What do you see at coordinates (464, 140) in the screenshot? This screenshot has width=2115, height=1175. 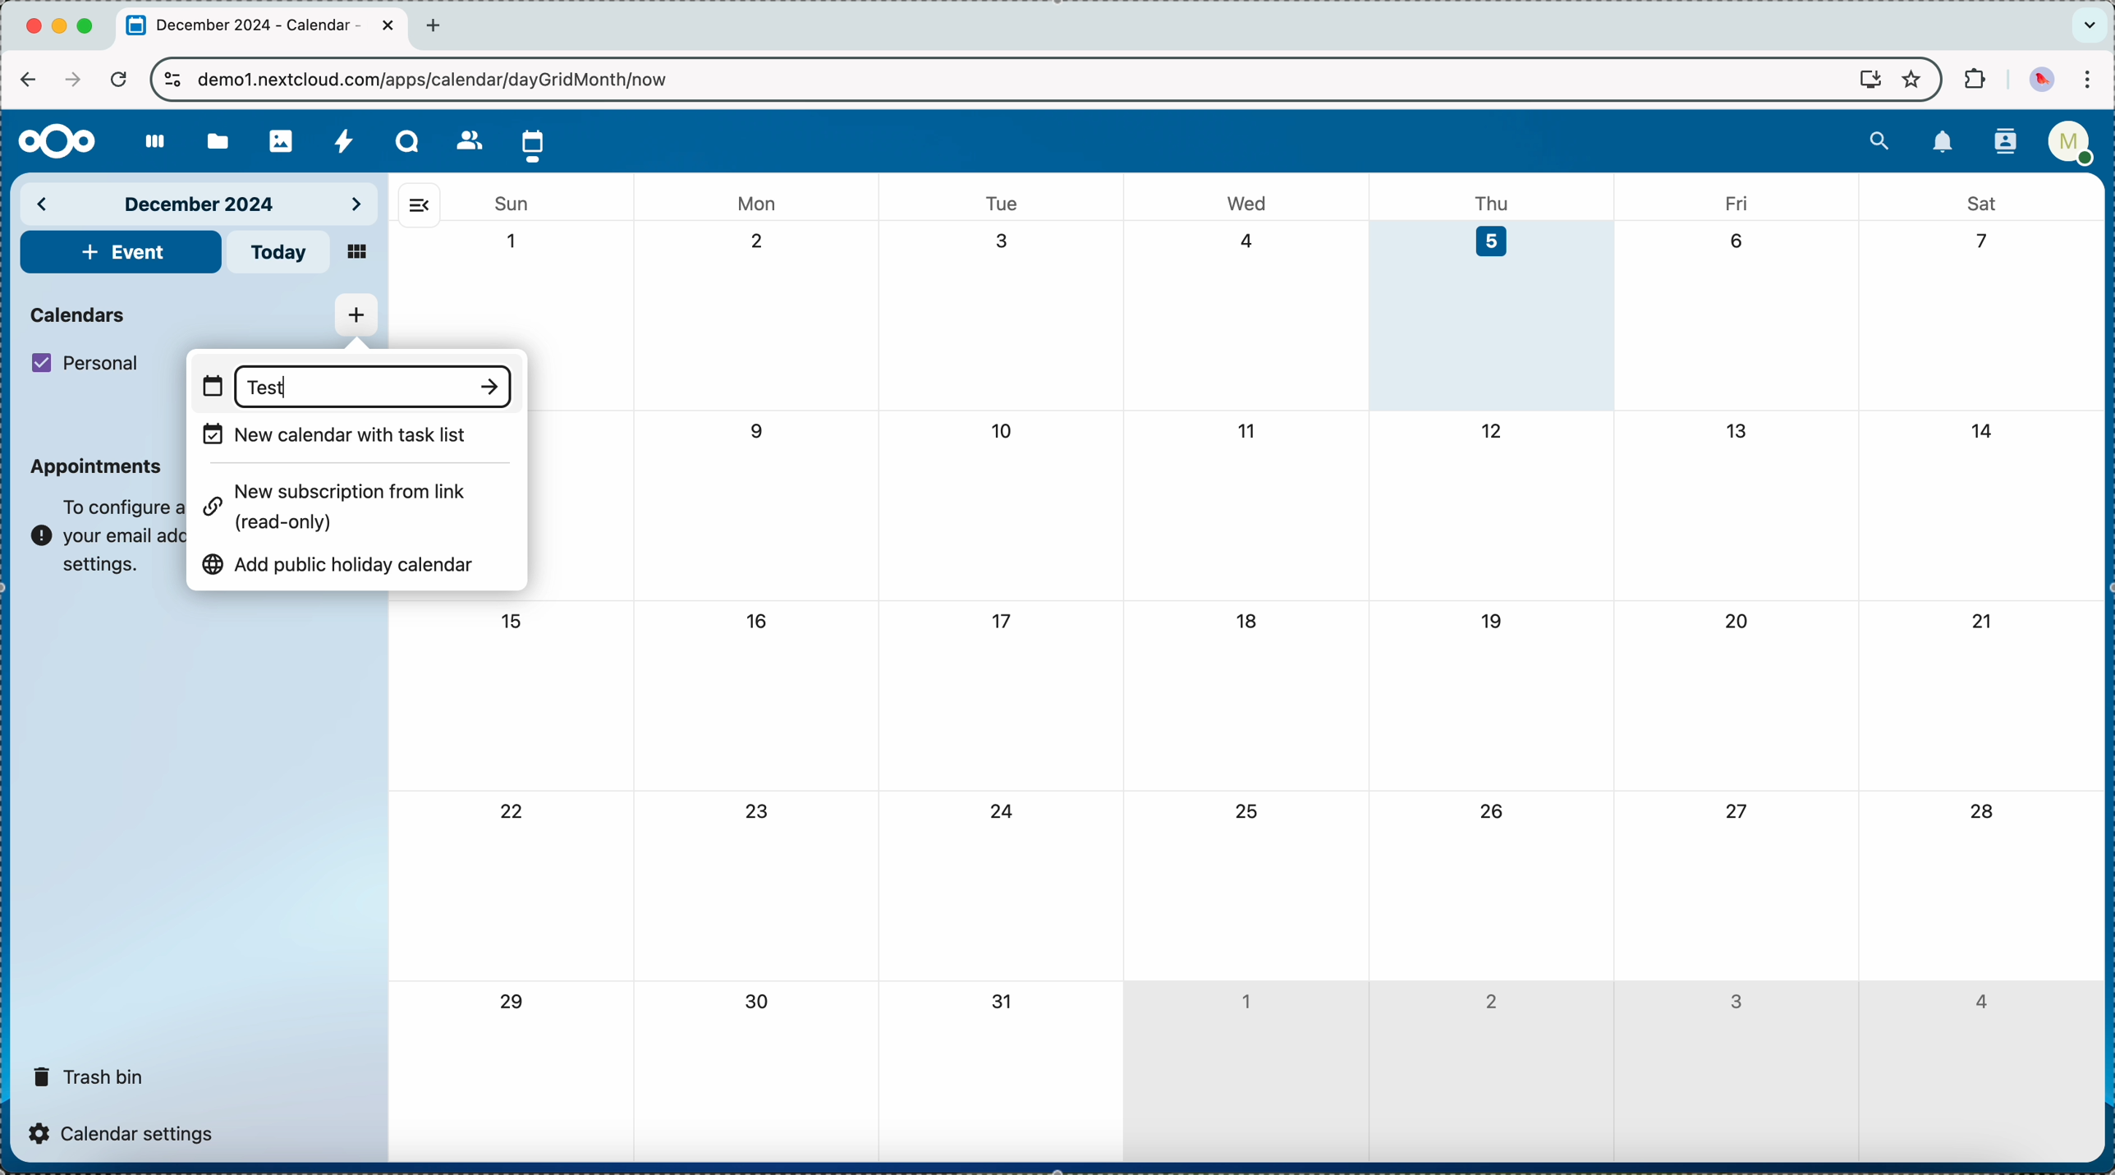 I see `contacts` at bounding box center [464, 140].